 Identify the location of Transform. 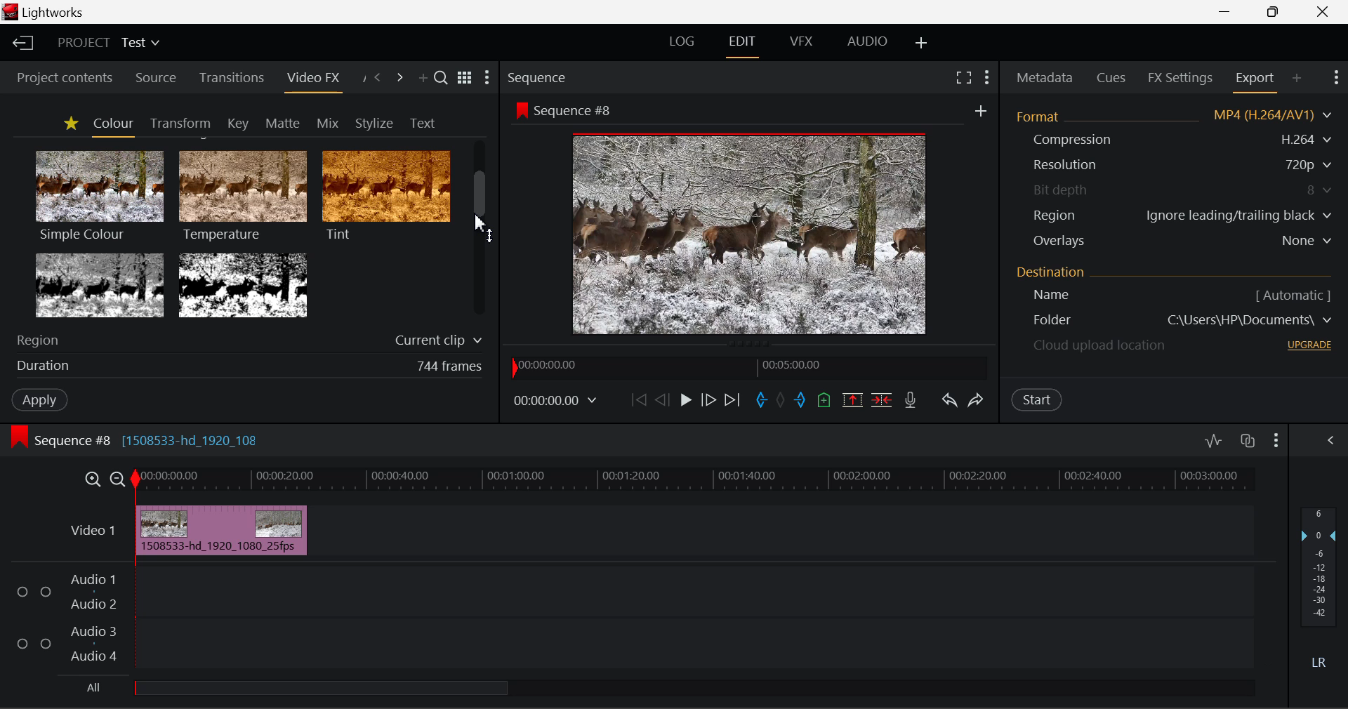
(178, 122).